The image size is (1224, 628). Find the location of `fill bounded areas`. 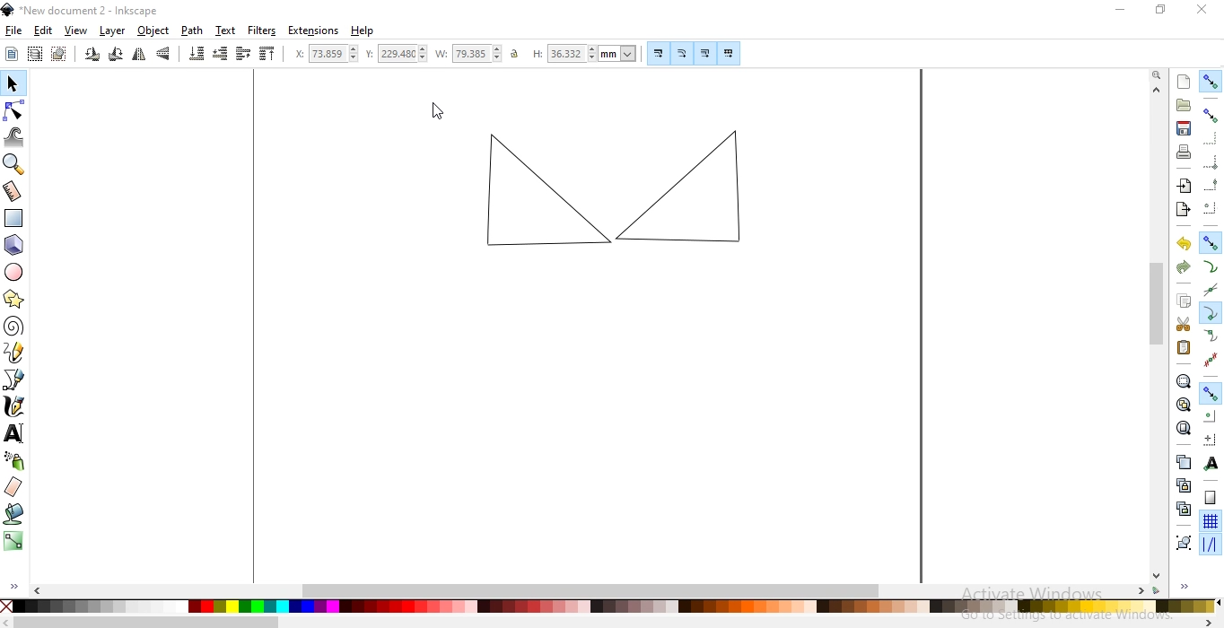

fill bounded areas is located at coordinates (15, 513).